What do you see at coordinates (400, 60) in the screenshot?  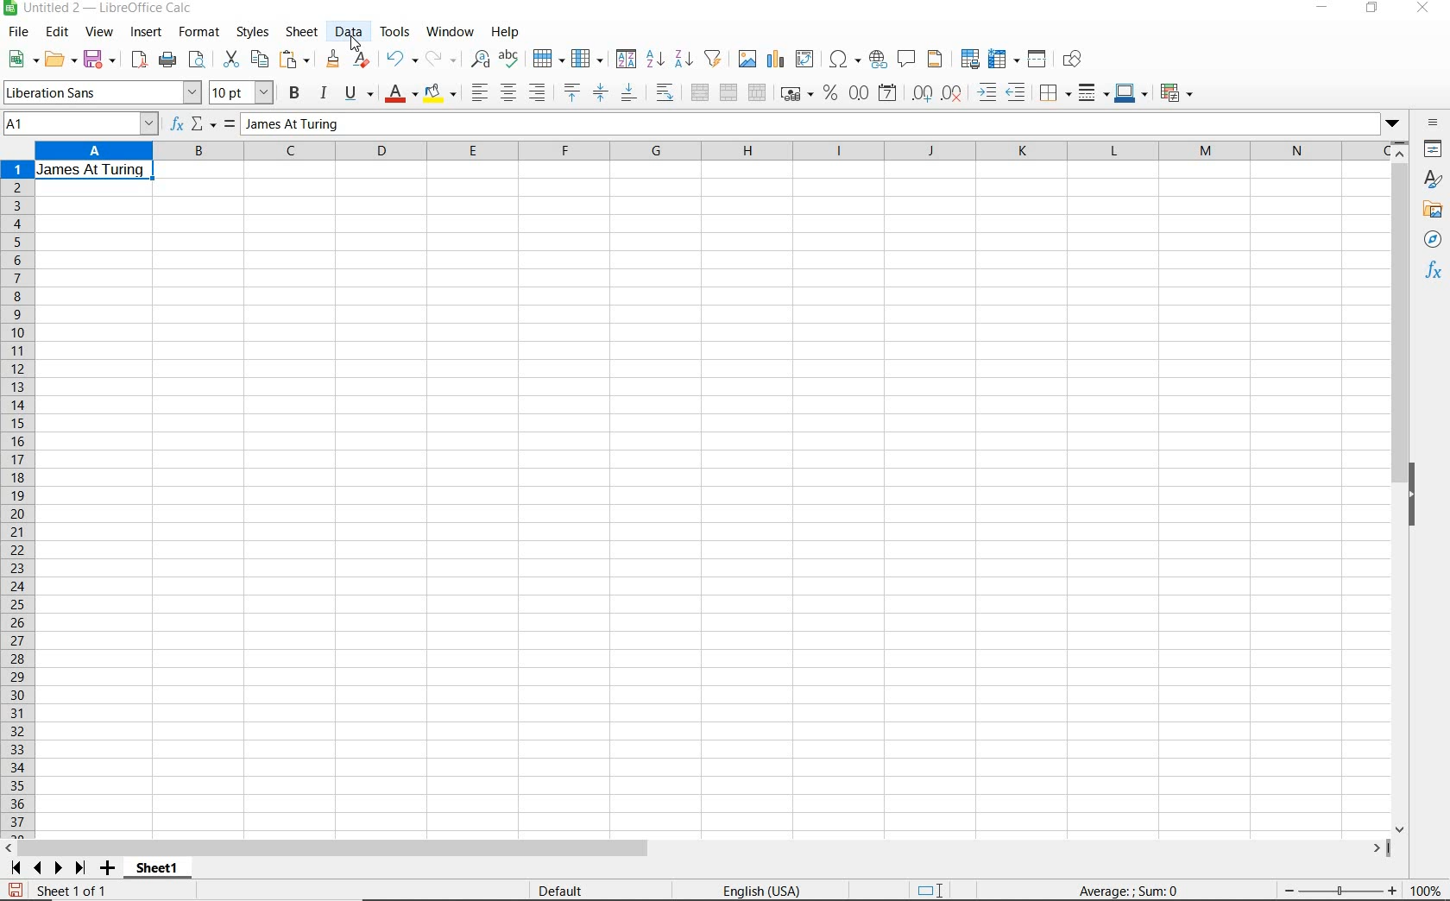 I see `undo` at bounding box center [400, 60].